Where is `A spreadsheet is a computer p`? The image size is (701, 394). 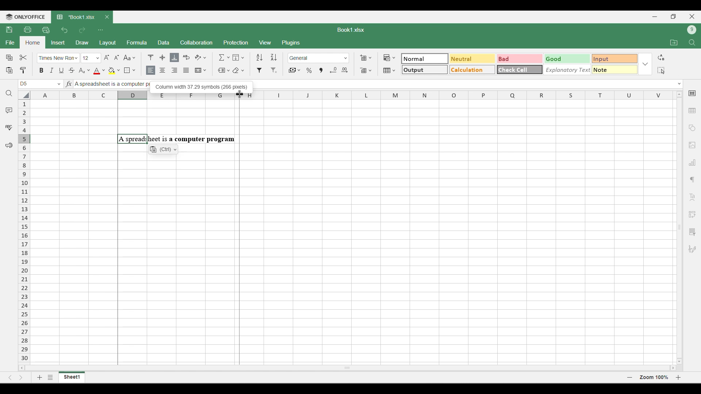
A spreadsheet is a computer p is located at coordinates (110, 85).